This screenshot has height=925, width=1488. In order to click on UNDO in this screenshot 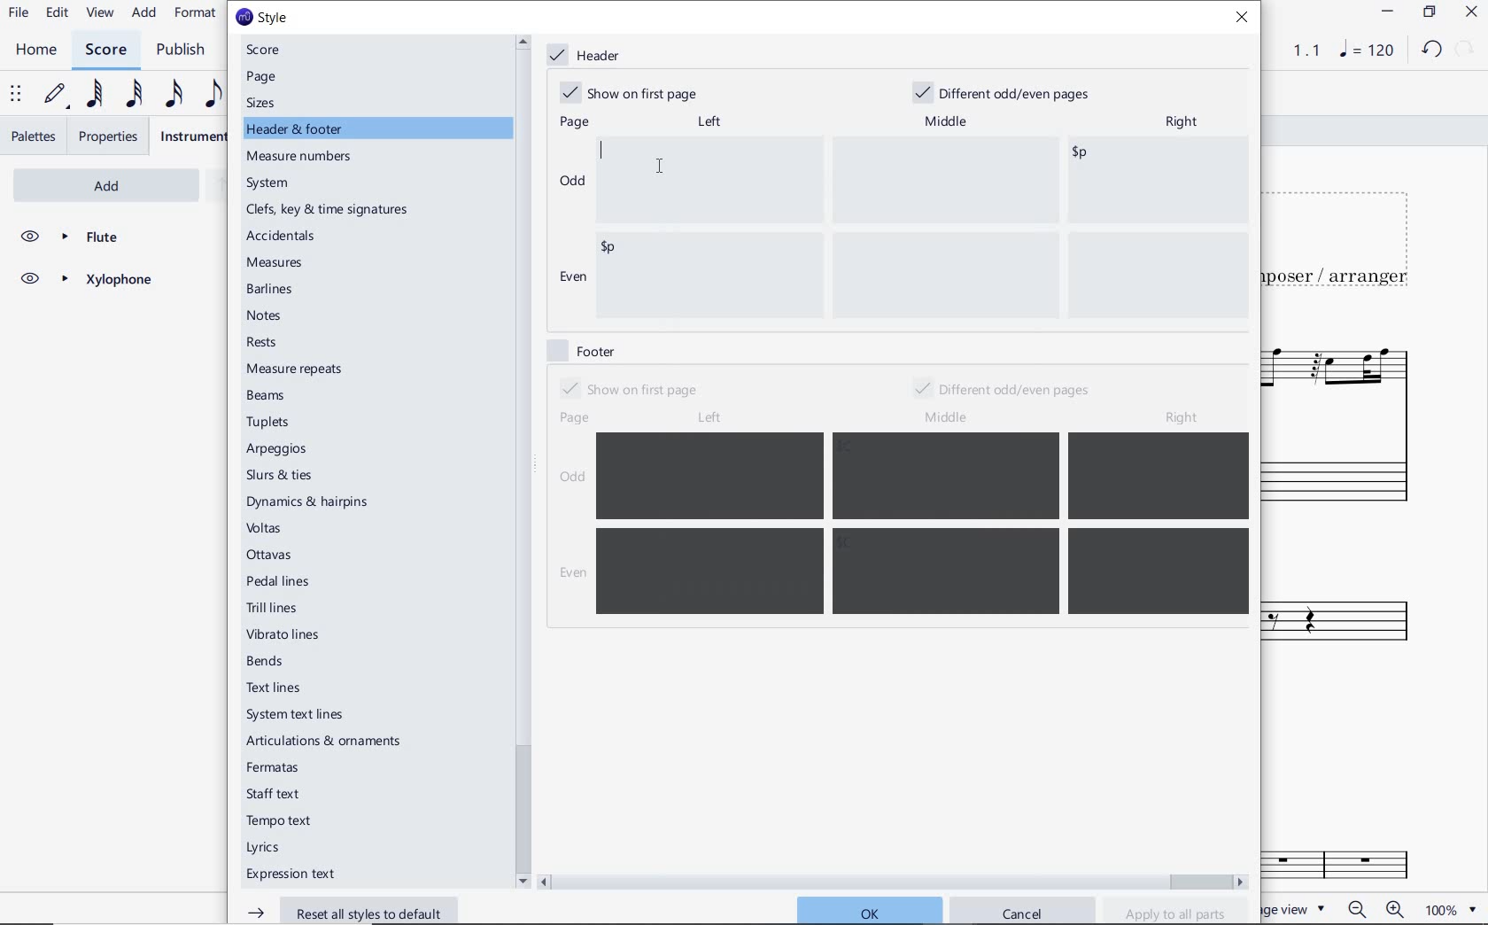, I will do `click(1430, 51)`.